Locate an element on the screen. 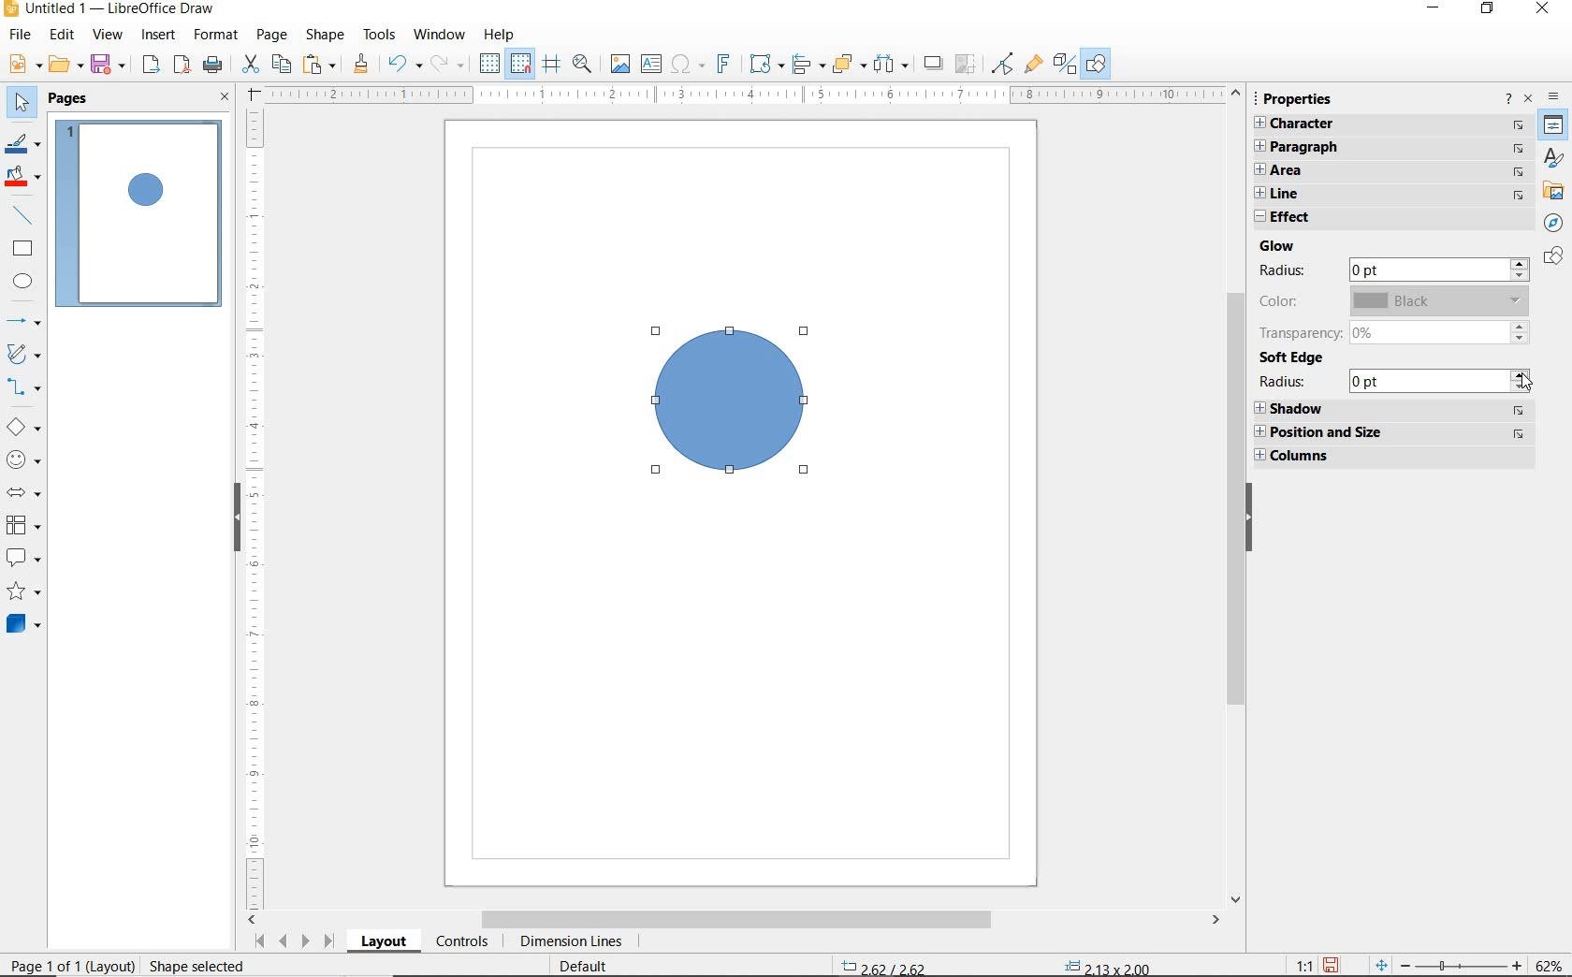  MINIMIZE is located at coordinates (1432, 9).